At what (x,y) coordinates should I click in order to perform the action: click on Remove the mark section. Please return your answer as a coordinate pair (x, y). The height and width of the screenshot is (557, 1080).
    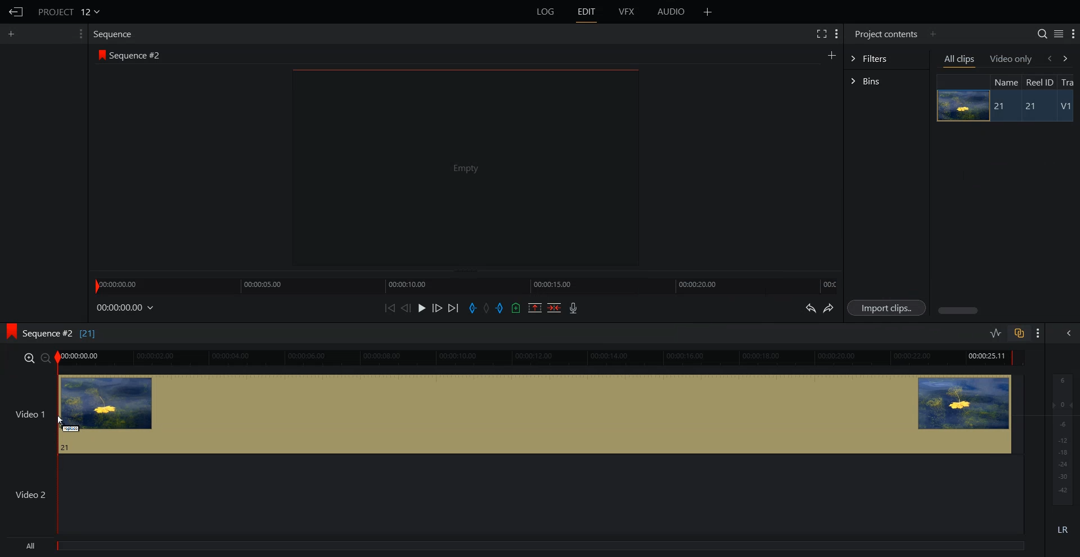
    Looking at the image, I should click on (535, 308).